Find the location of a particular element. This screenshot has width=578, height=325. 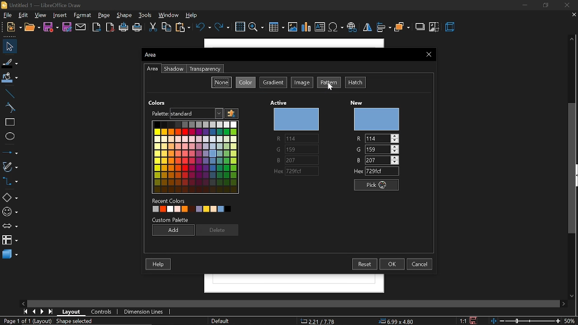

cancel is located at coordinates (420, 264).